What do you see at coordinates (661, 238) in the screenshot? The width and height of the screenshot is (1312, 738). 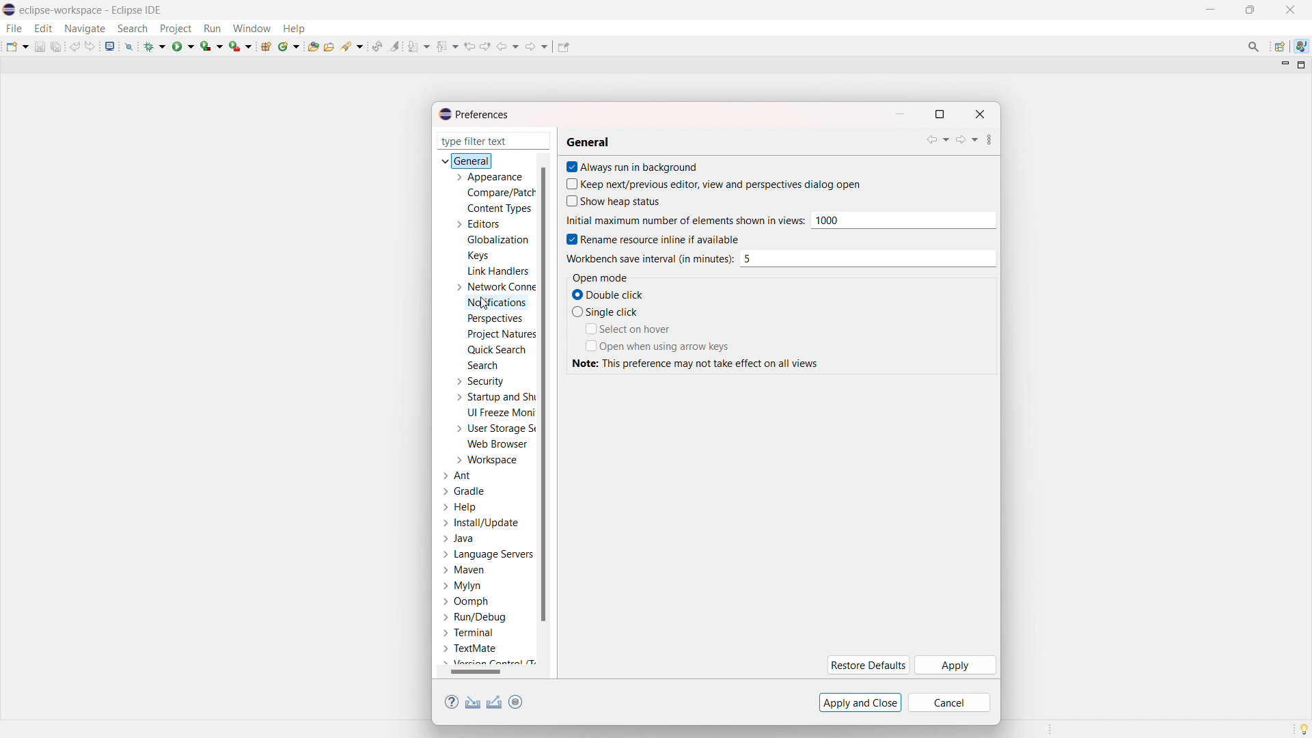 I see `resume resource inline if available` at bounding box center [661, 238].